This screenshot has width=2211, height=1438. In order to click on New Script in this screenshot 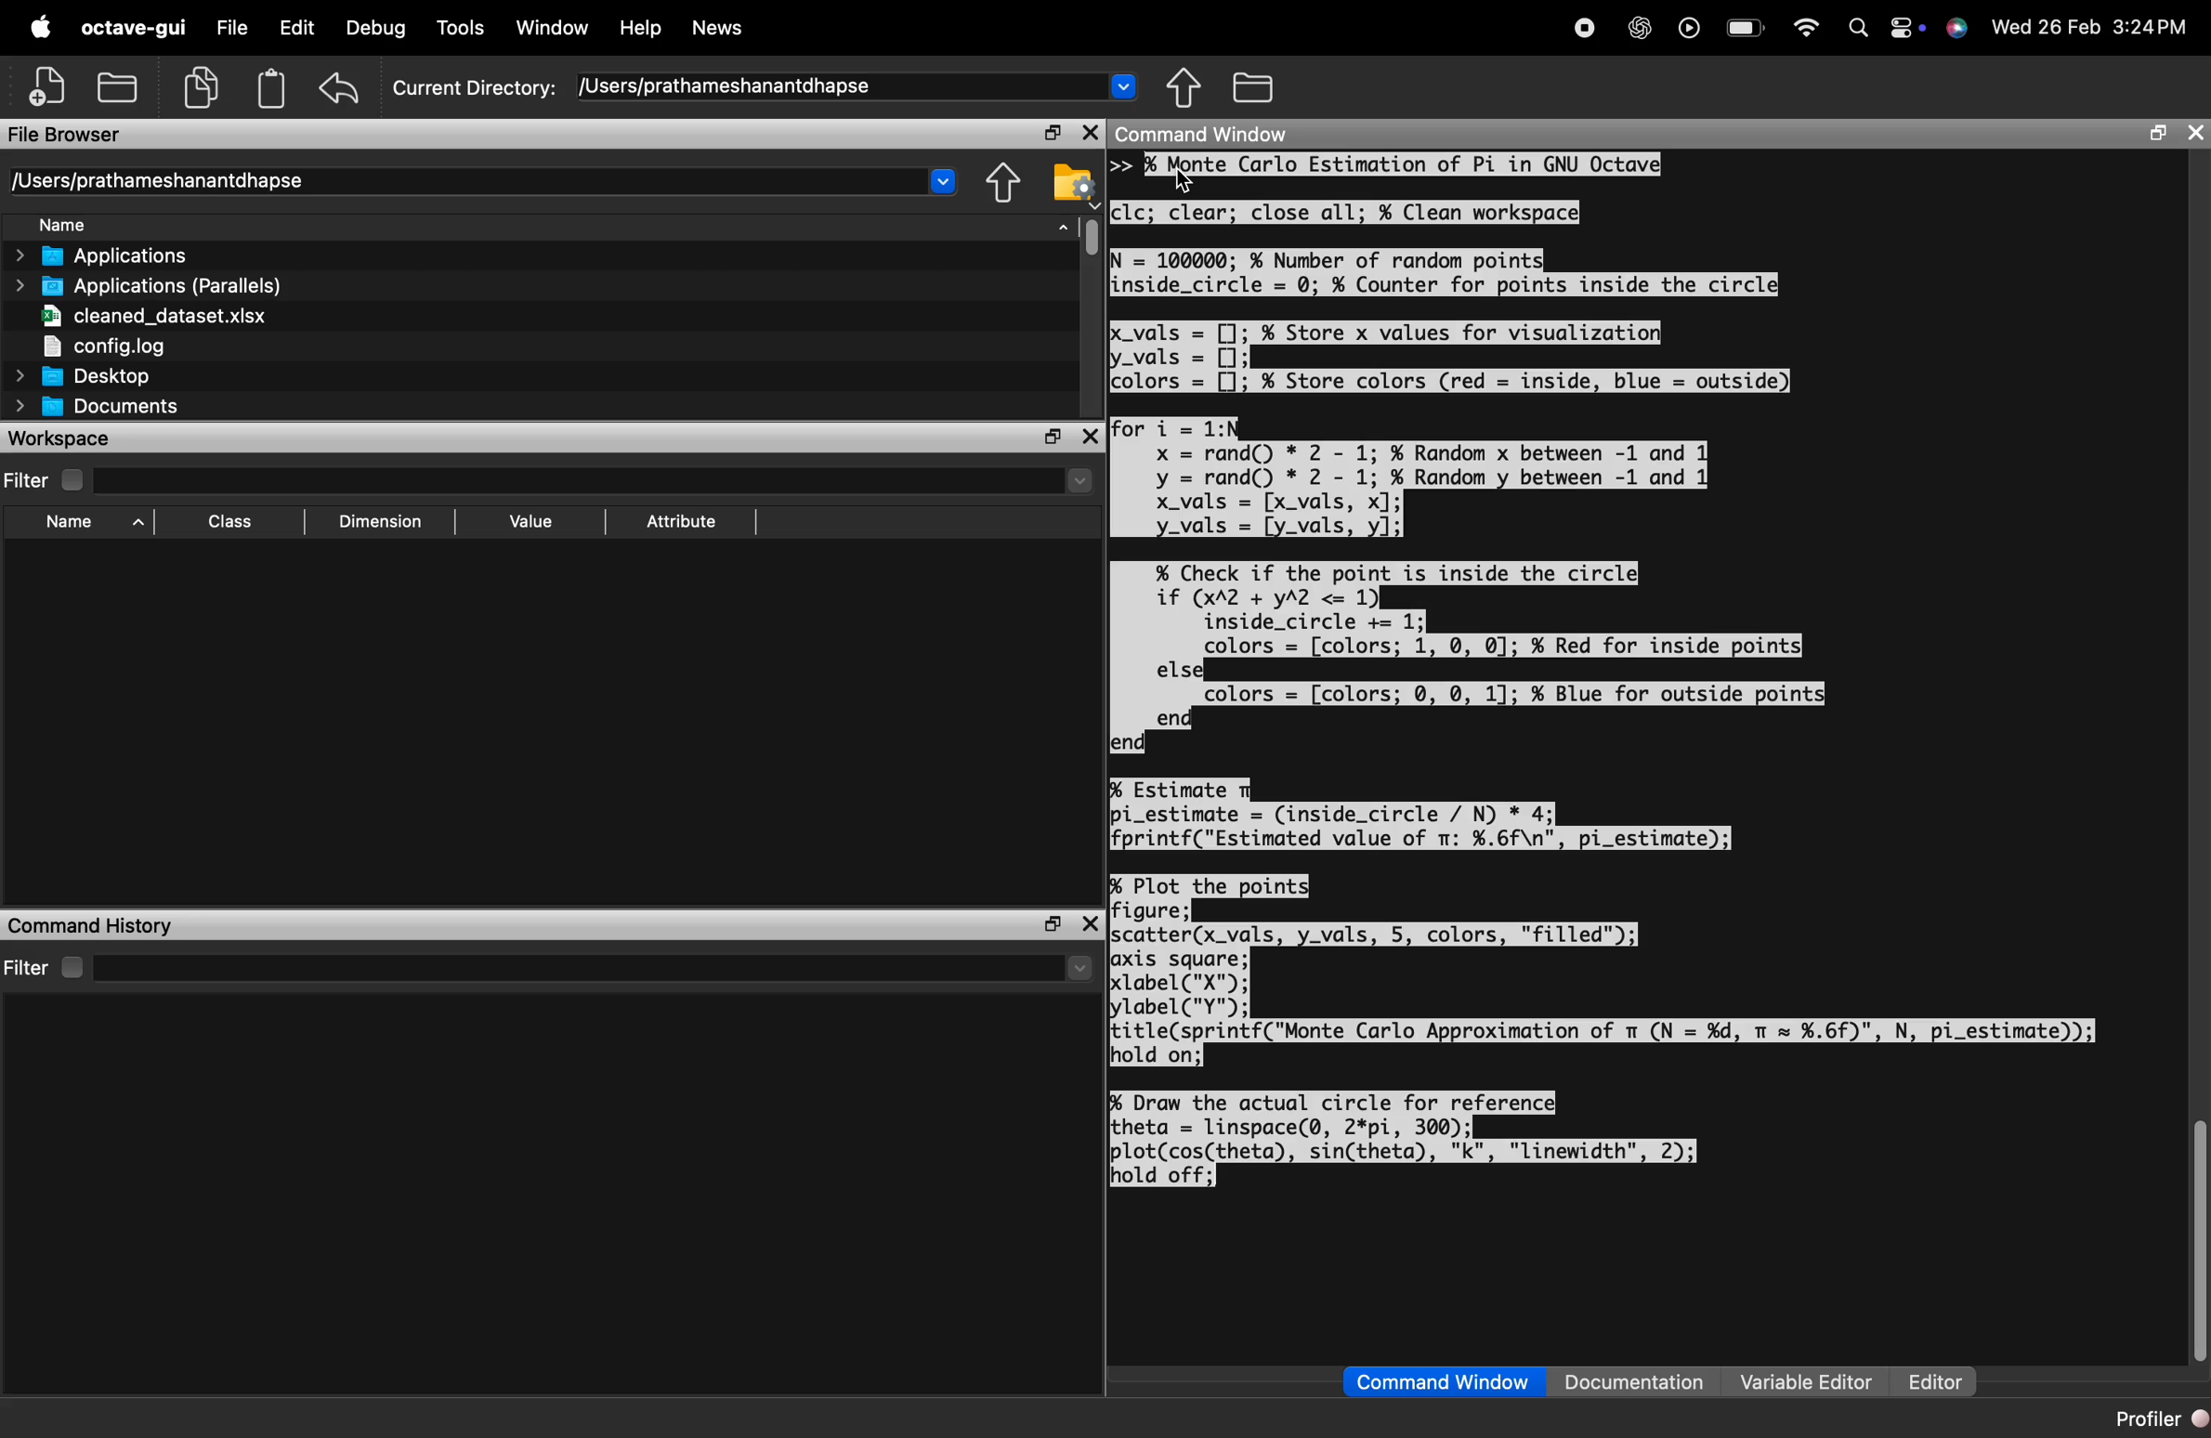, I will do `click(50, 86)`.